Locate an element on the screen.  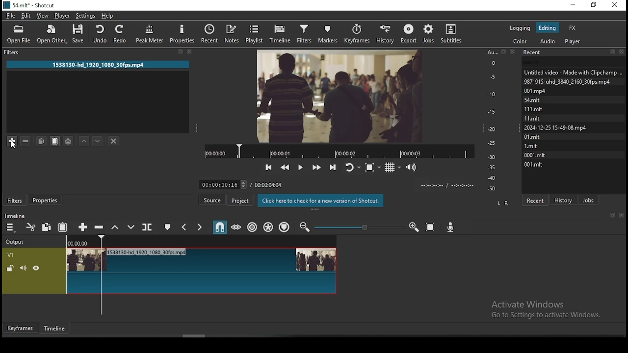
9871915-uhd_3840_2160_30fps.mp4 is located at coordinates (568, 81).